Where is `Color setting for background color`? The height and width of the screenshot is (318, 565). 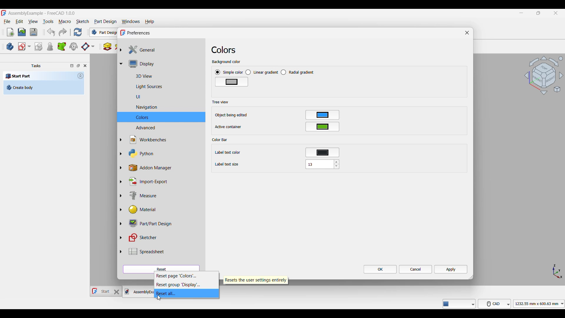
Color setting for background color is located at coordinates (232, 82).